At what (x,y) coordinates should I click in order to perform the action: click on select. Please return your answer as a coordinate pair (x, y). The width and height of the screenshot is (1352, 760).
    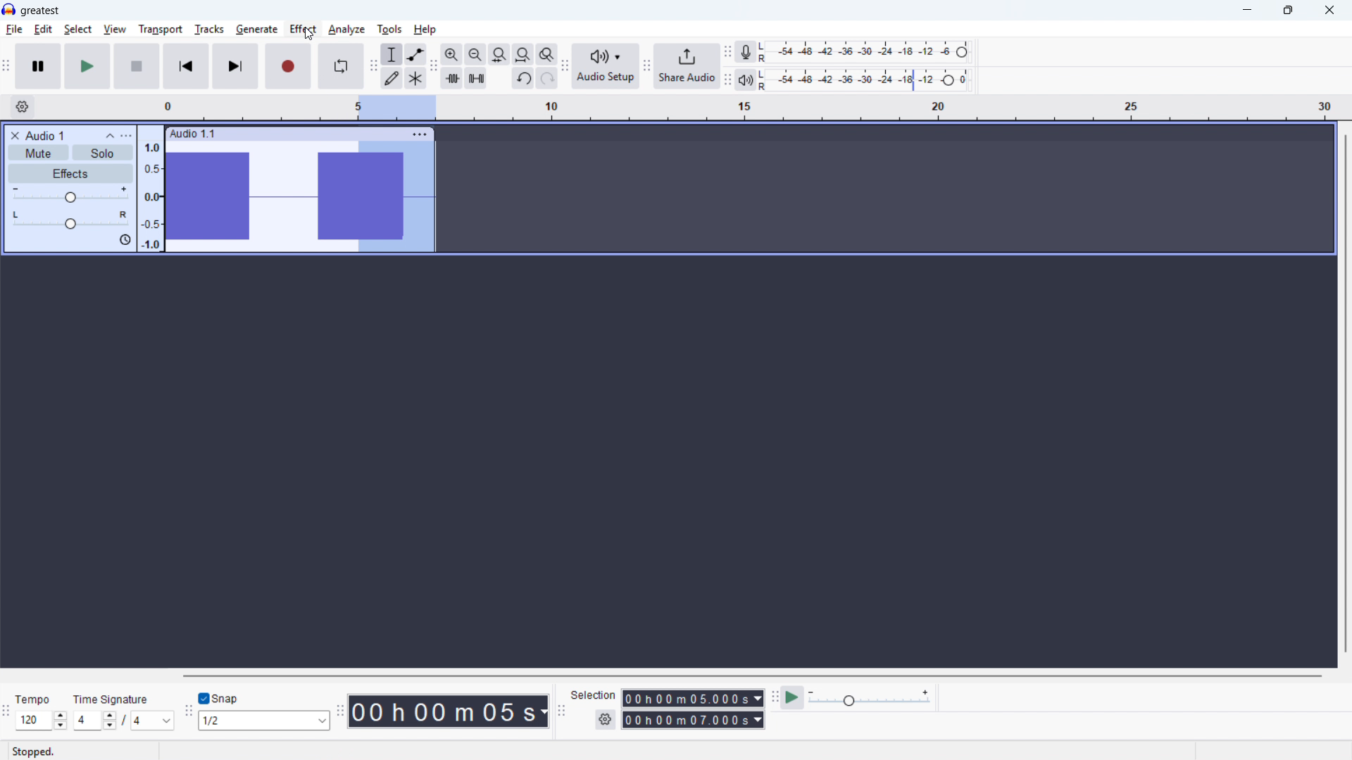
    Looking at the image, I should click on (78, 30).